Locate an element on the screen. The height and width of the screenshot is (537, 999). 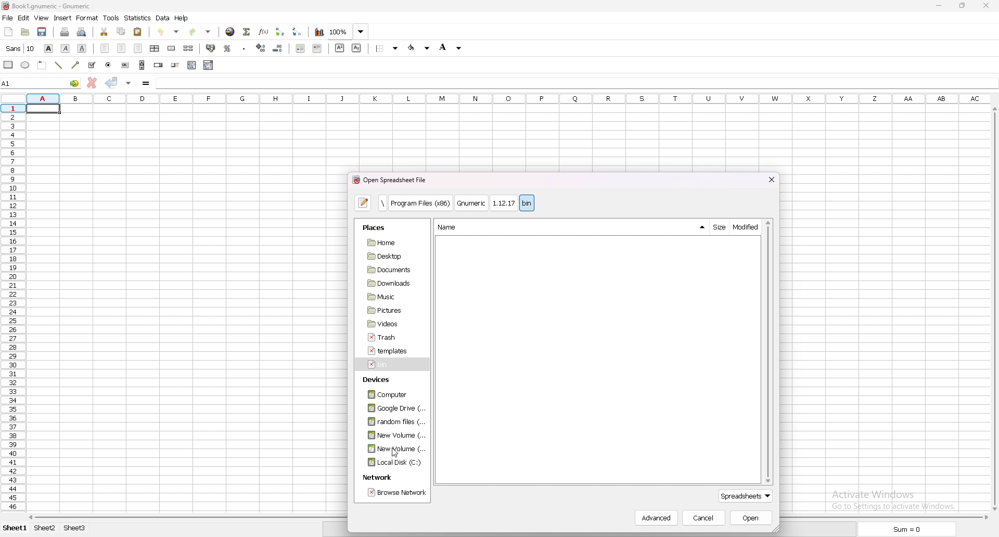
new volume is located at coordinates (392, 435).